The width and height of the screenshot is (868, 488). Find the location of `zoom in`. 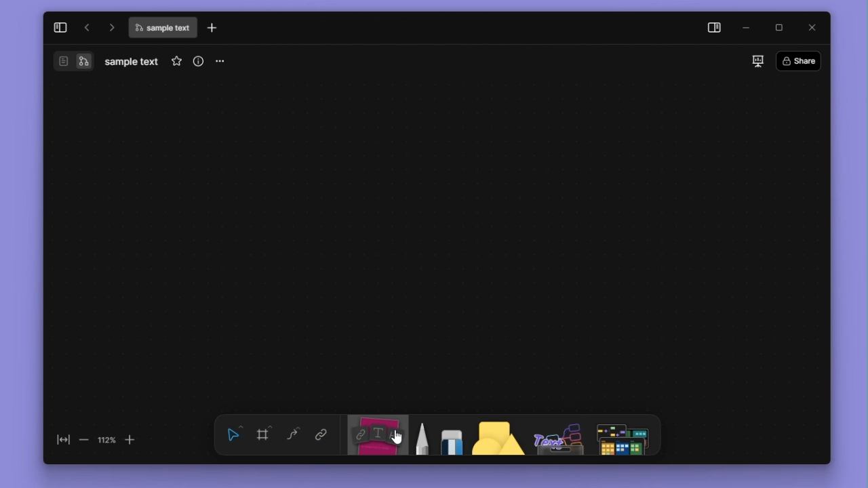

zoom in is located at coordinates (130, 441).